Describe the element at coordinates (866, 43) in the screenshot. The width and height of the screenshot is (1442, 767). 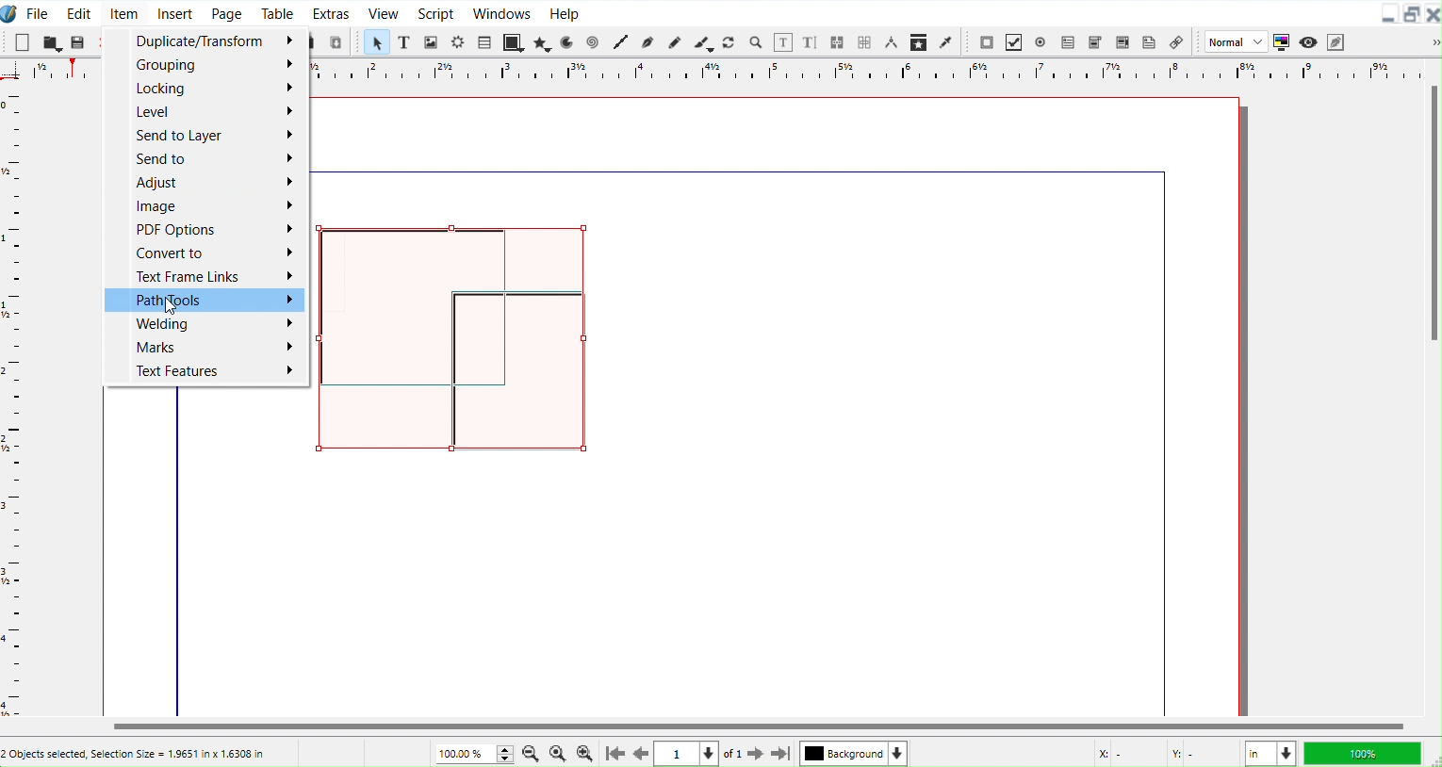
I see `Unlink frame work` at that location.